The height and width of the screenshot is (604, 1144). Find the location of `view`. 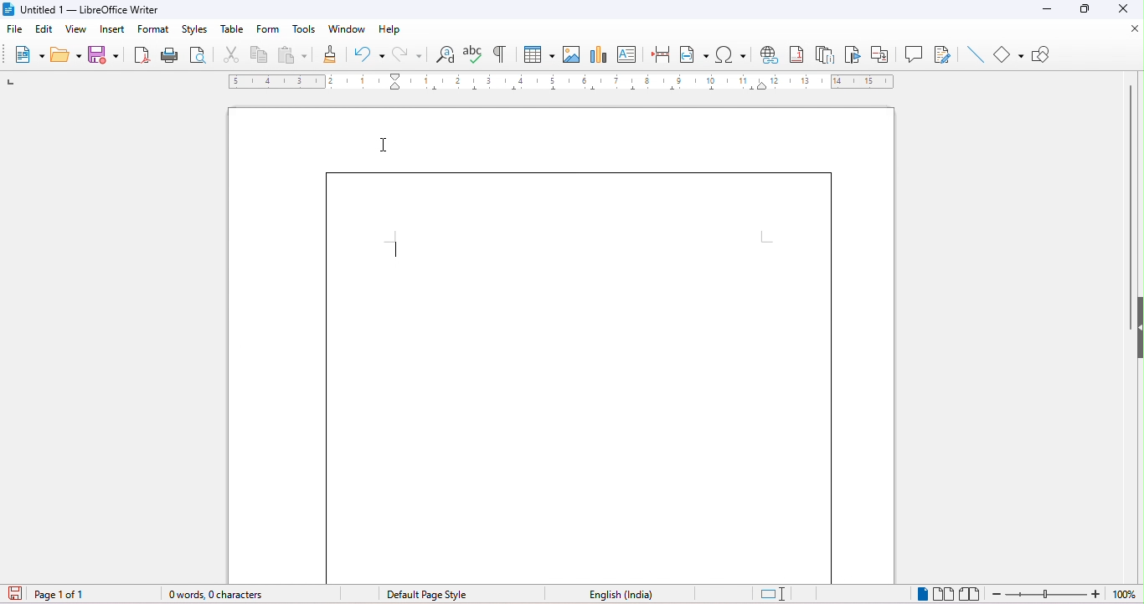

view is located at coordinates (81, 28).